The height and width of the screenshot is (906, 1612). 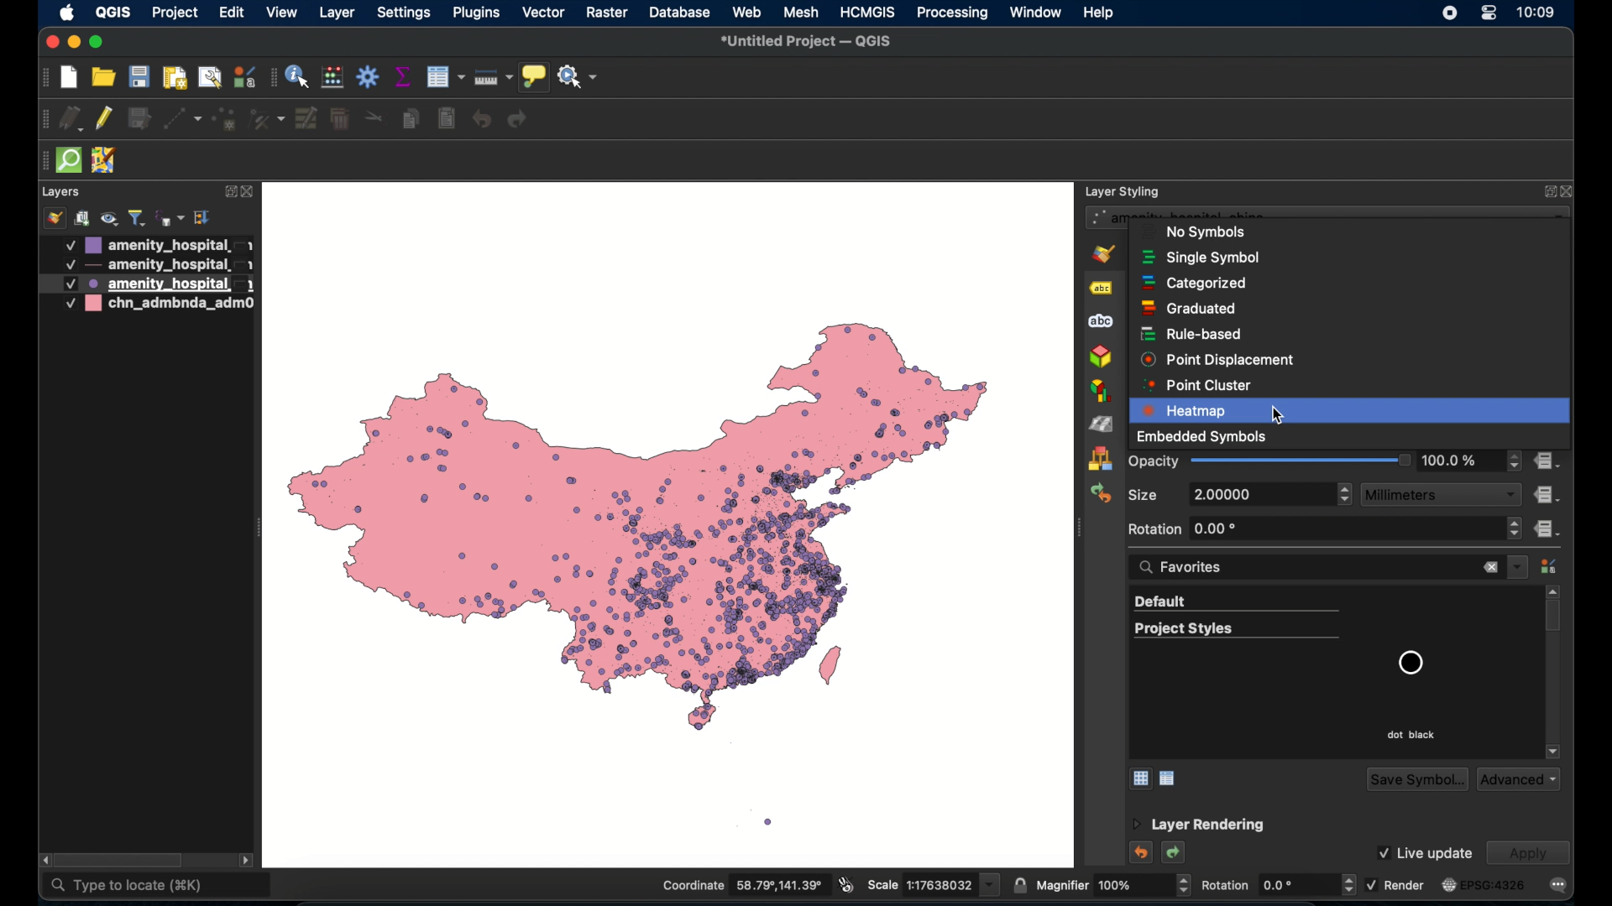 I want to click on scale, so click(x=931, y=886).